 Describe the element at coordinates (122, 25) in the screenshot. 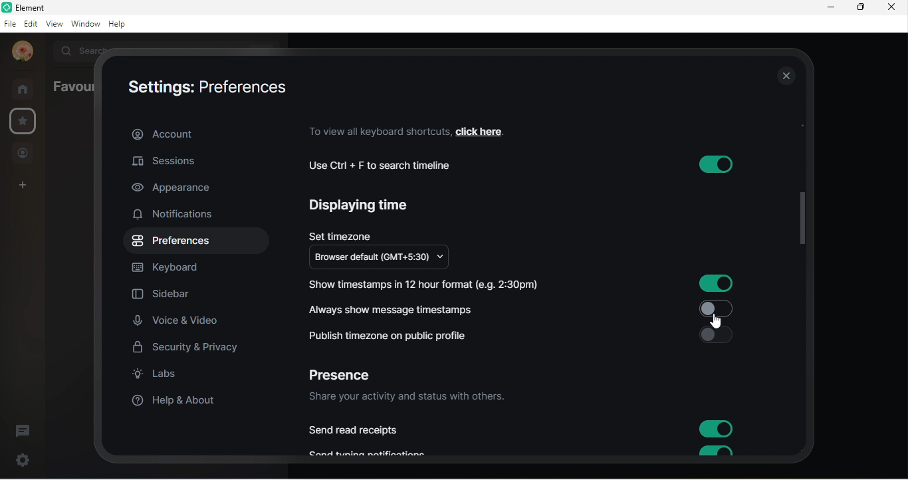

I see `help` at that location.